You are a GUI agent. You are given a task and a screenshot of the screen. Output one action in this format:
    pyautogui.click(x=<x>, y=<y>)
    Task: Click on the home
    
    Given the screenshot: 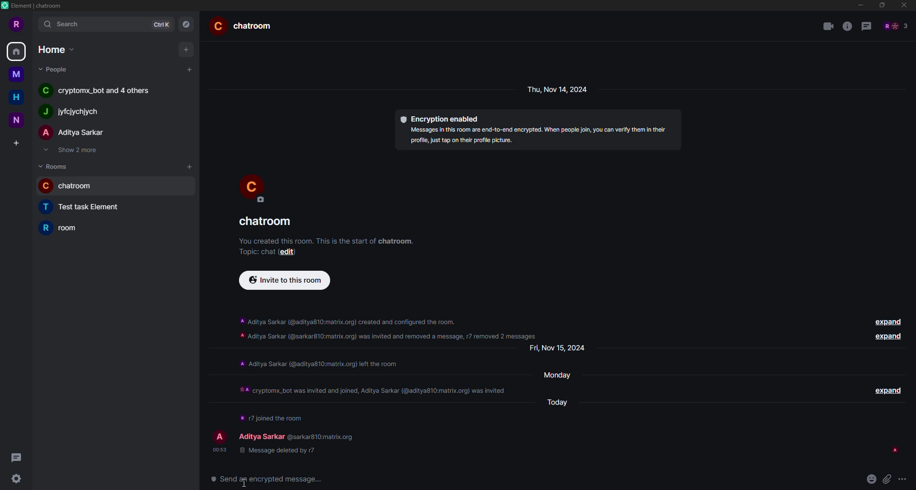 What is the action you would take?
    pyautogui.click(x=16, y=97)
    